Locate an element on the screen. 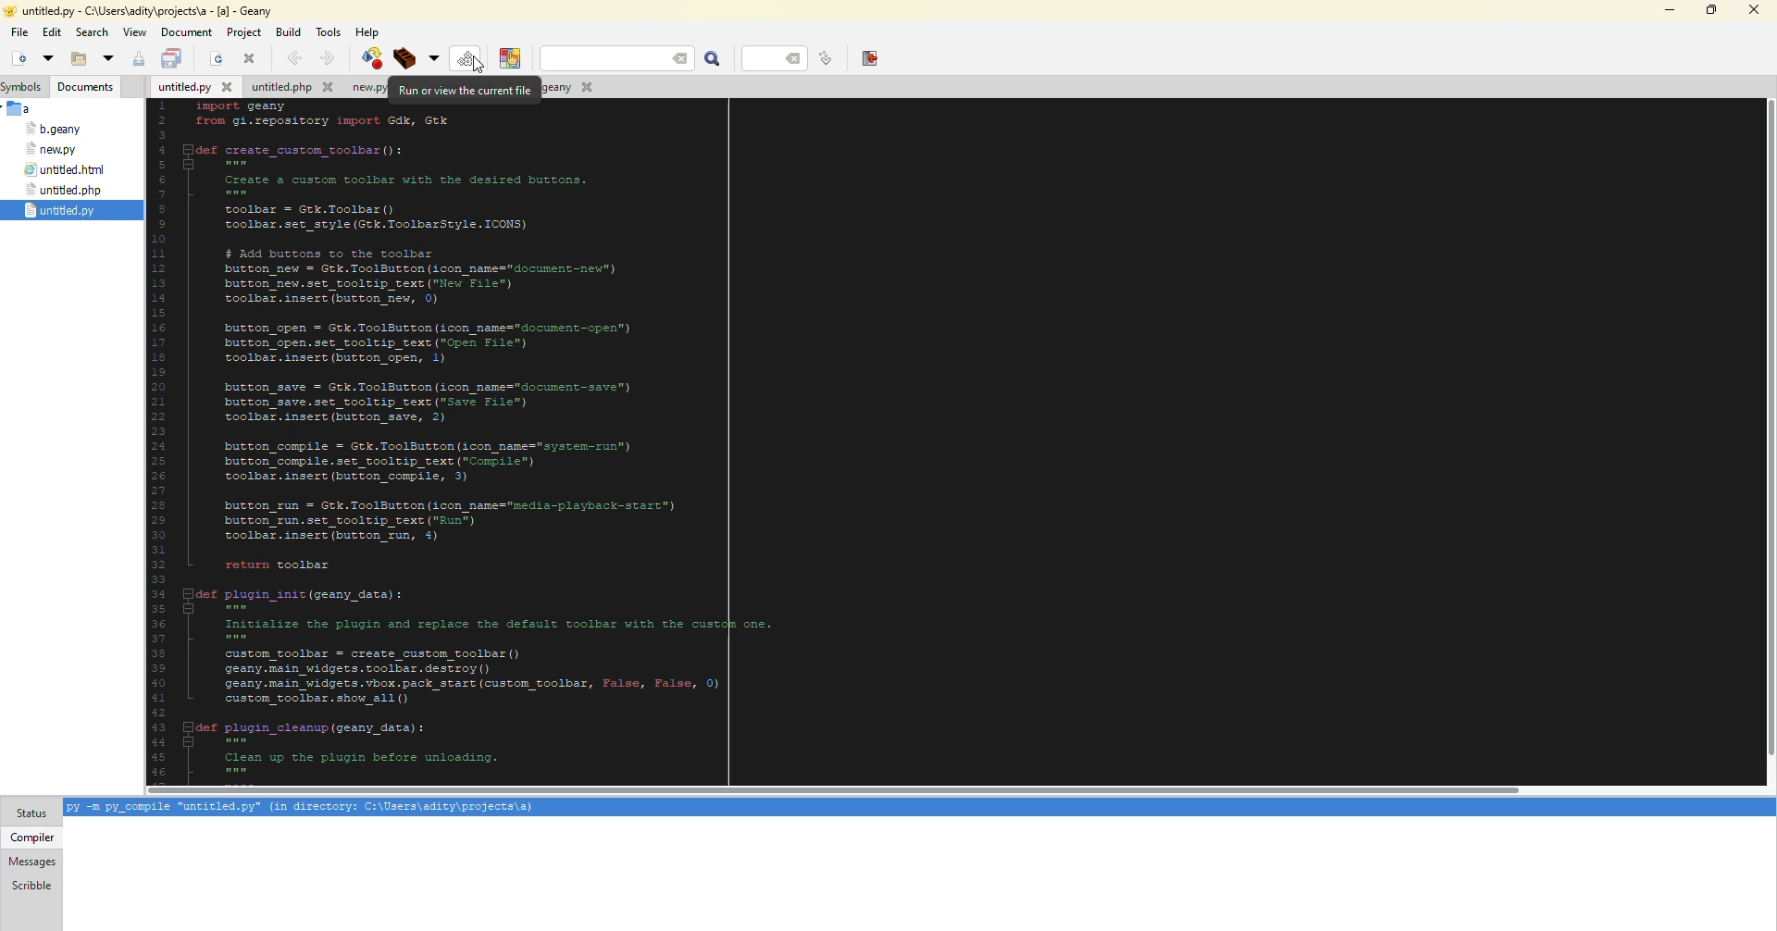  color is located at coordinates (511, 59).